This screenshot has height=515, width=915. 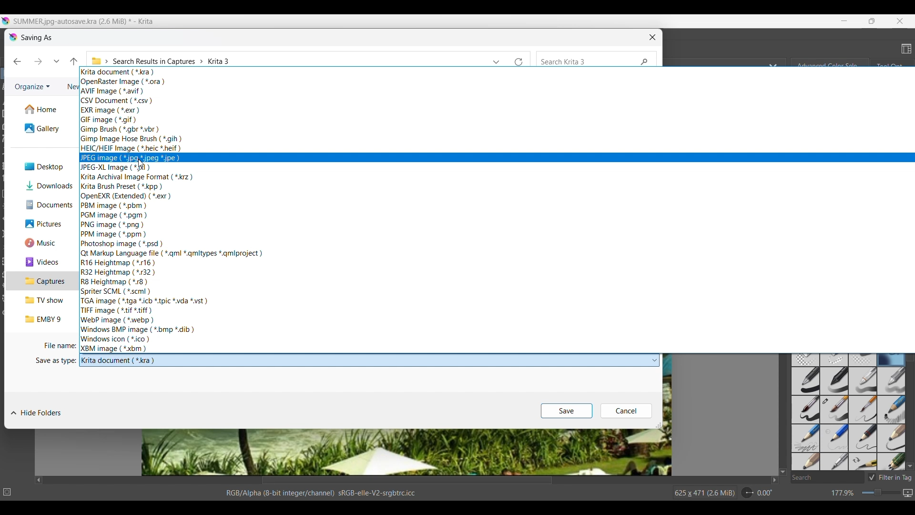 What do you see at coordinates (774, 480) in the screenshot?
I see `Quick slide to right` at bounding box center [774, 480].